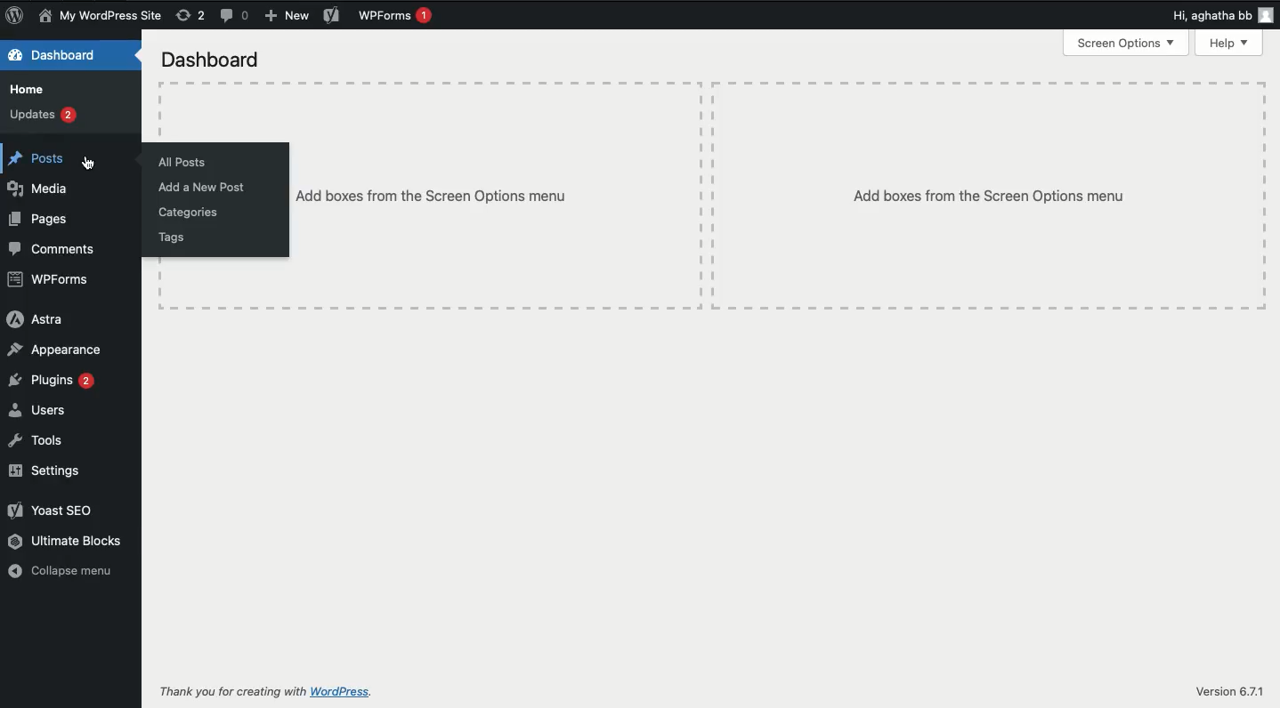 Image resolution: width=1280 pixels, height=708 pixels. Describe the element at coordinates (38, 439) in the screenshot. I see `Tools` at that location.